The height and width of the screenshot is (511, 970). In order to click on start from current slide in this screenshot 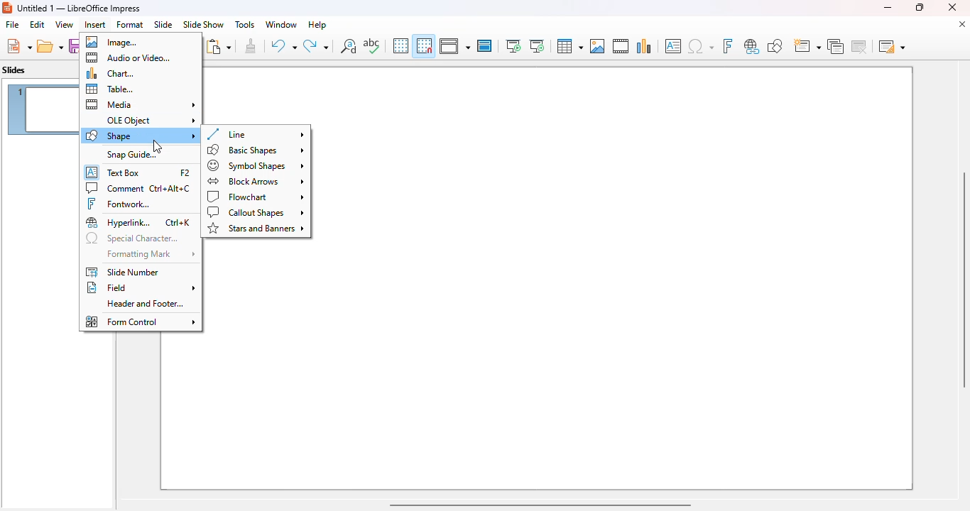, I will do `click(537, 46)`.